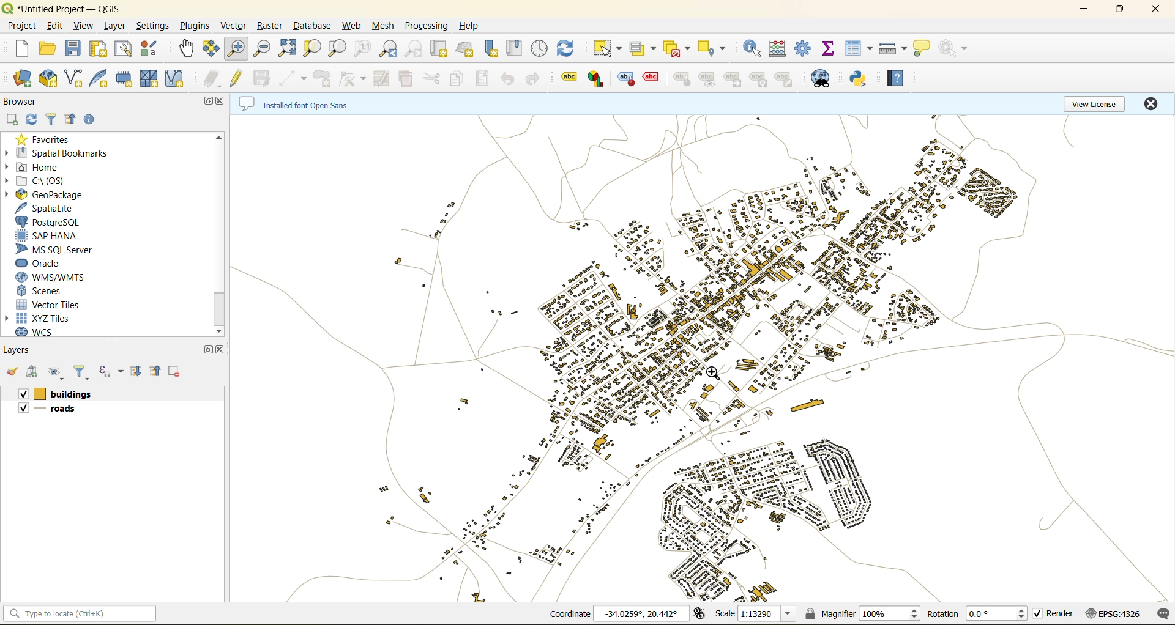 Image resolution: width=1175 pixels, height=625 pixels. What do you see at coordinates (654, 80) in the screenshot?
I see `Remove Label` at bounding box center [654, 80].